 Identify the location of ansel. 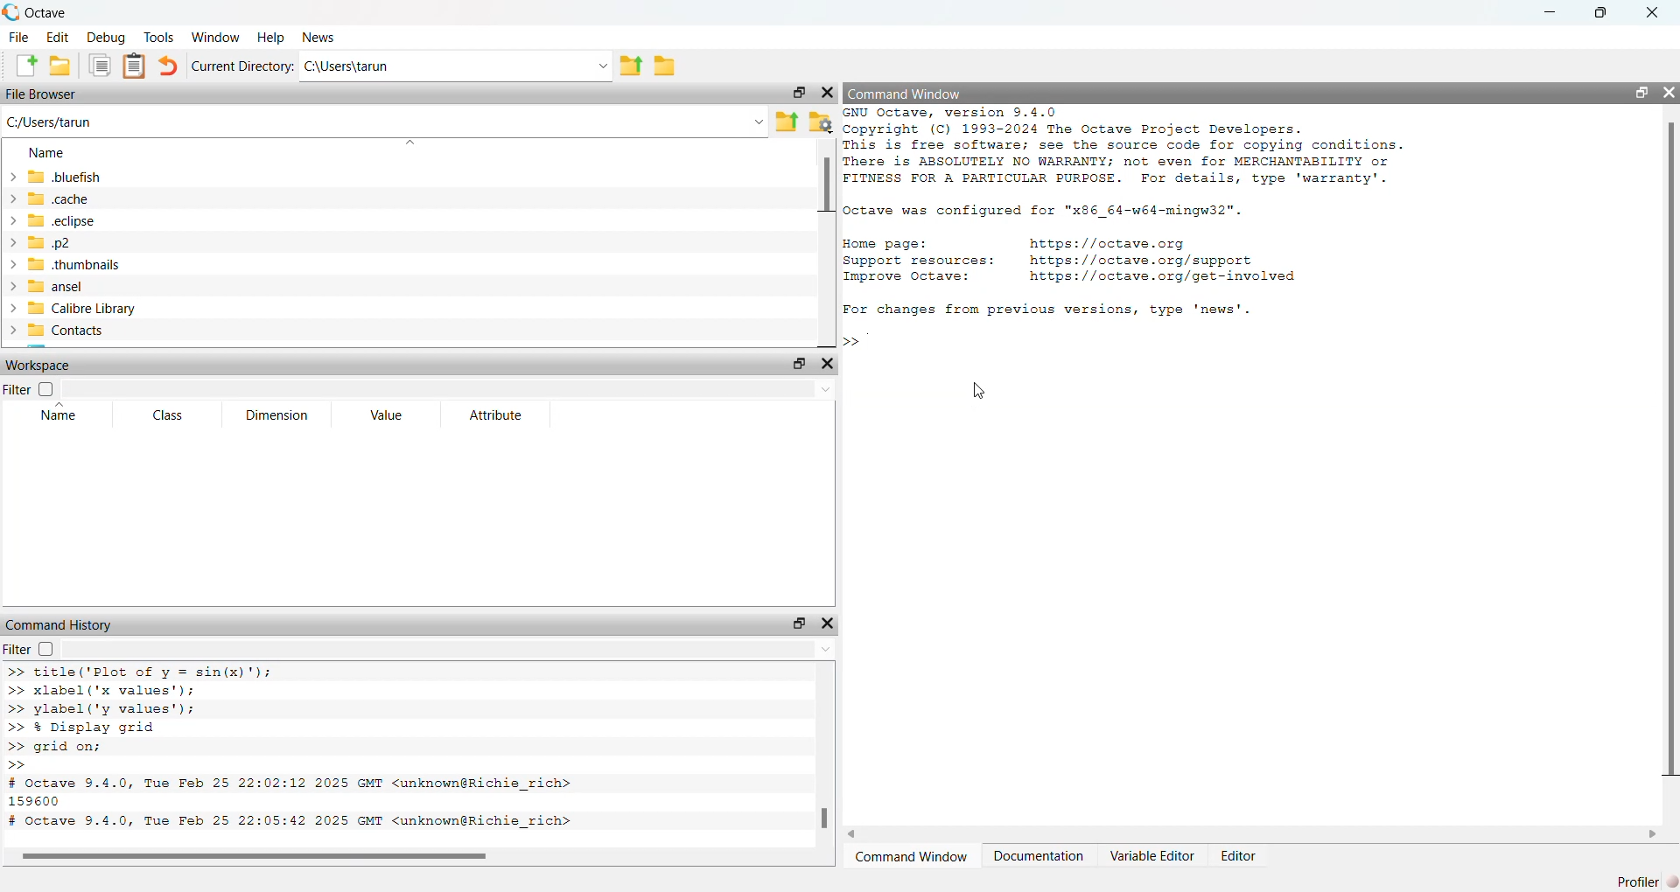
(45, 287).